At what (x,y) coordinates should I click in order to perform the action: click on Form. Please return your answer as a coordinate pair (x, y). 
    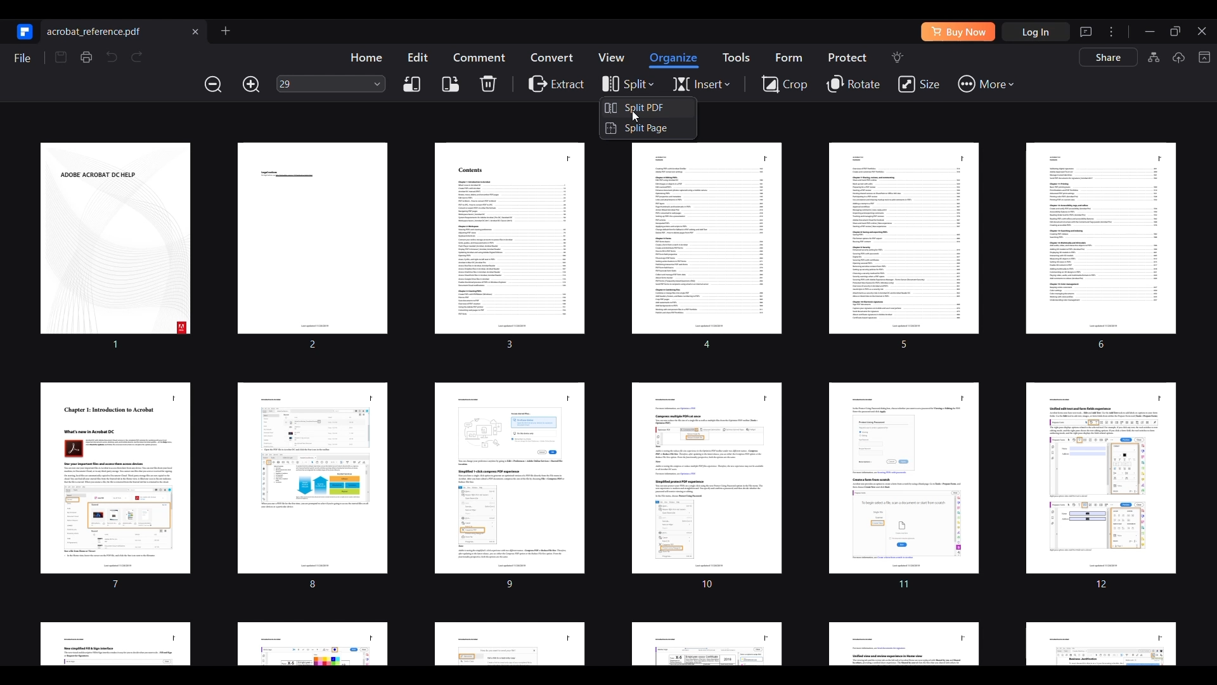
    Looking at the image, I should click on (789, 57).